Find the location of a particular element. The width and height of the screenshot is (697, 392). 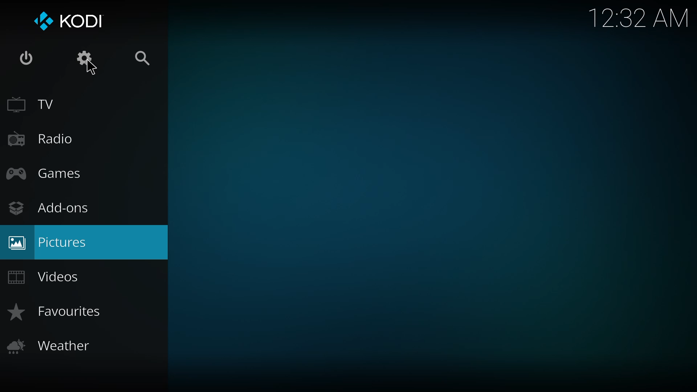

search is located at coordinates (146, 59).